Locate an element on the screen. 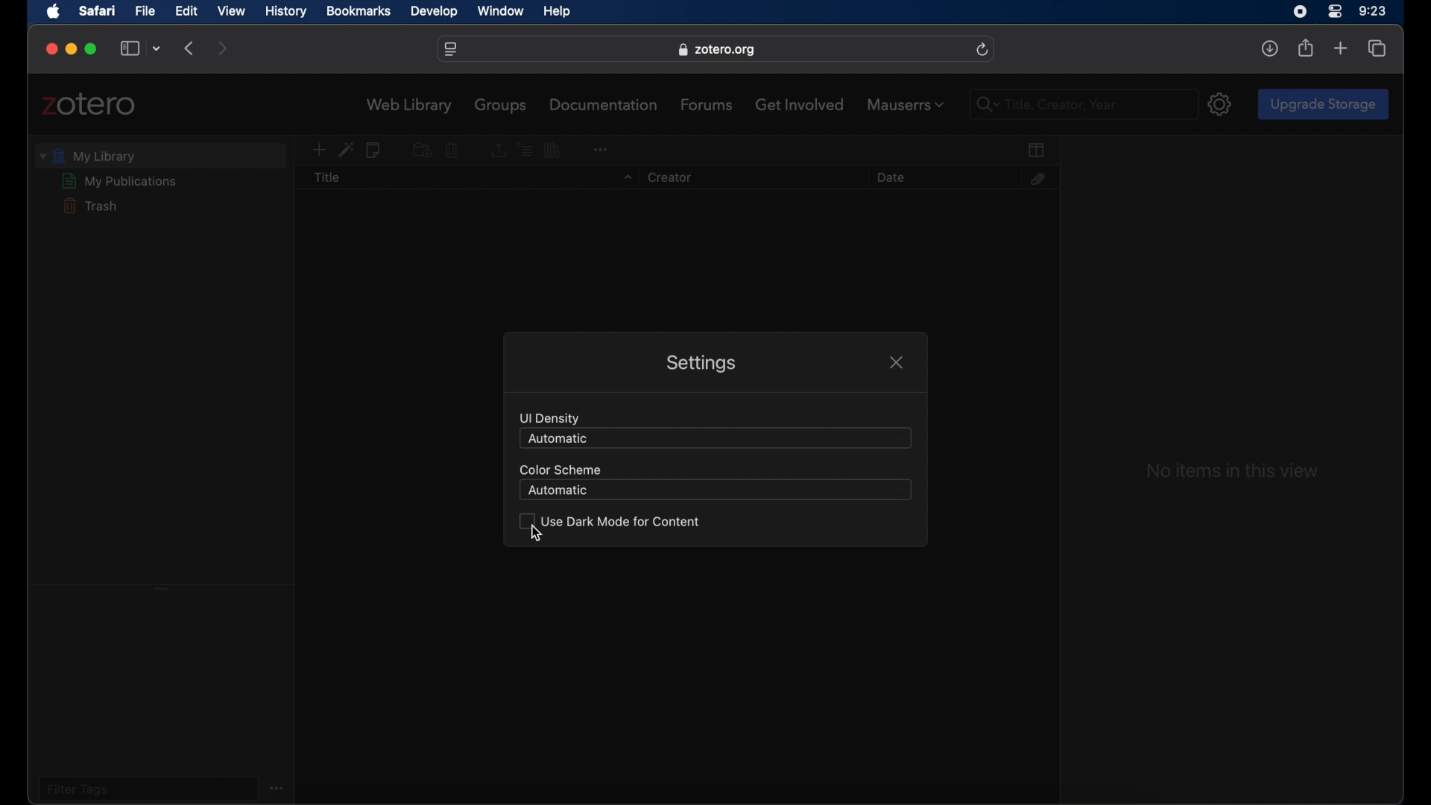 This screenshot has width=1431, height=805. close is located at coordinates (52, 49).